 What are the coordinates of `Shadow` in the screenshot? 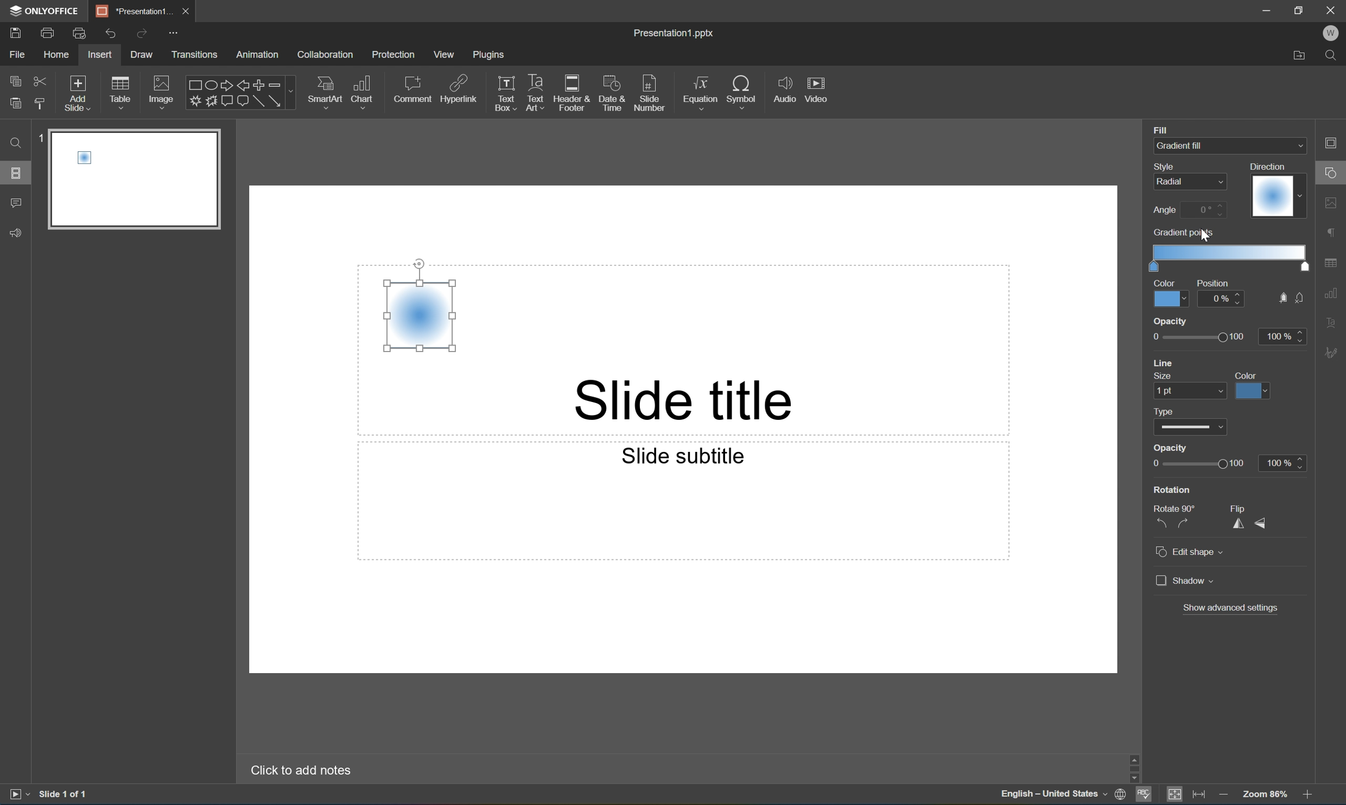 It's located at (1185, 582).